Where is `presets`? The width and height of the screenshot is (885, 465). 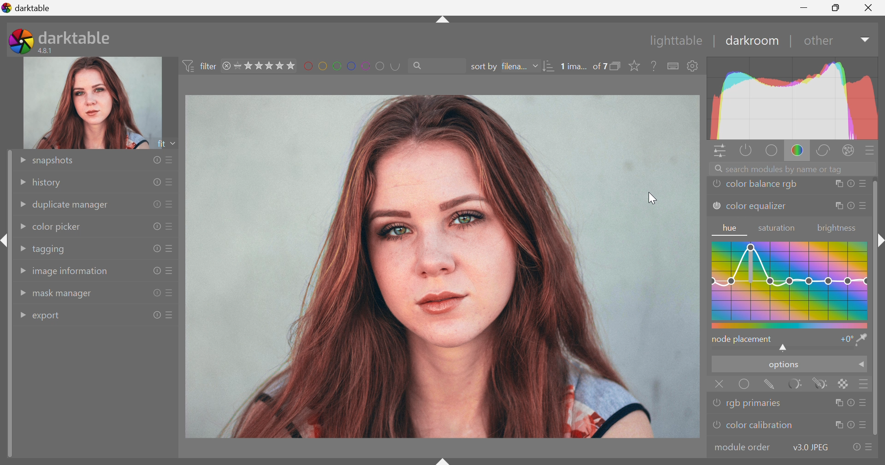 presets is located at coordinates (171, 158).